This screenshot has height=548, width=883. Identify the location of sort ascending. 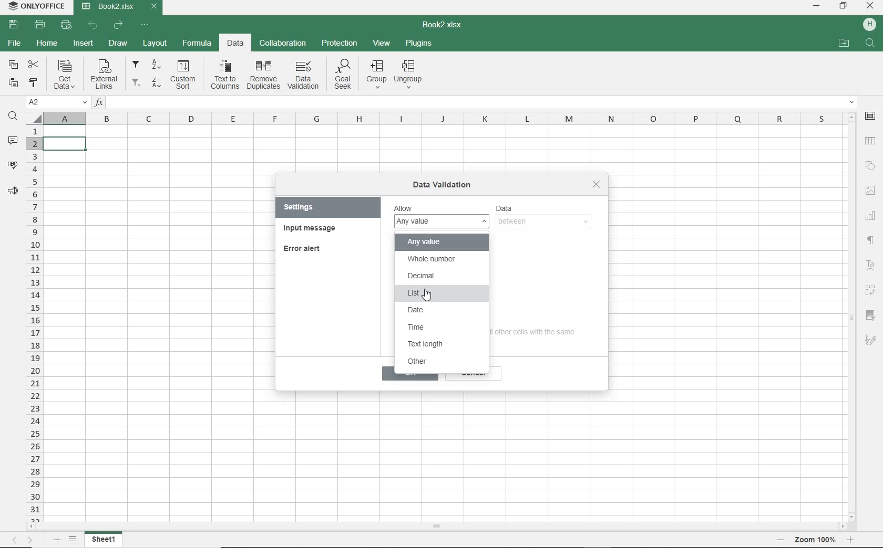
(158, 65).